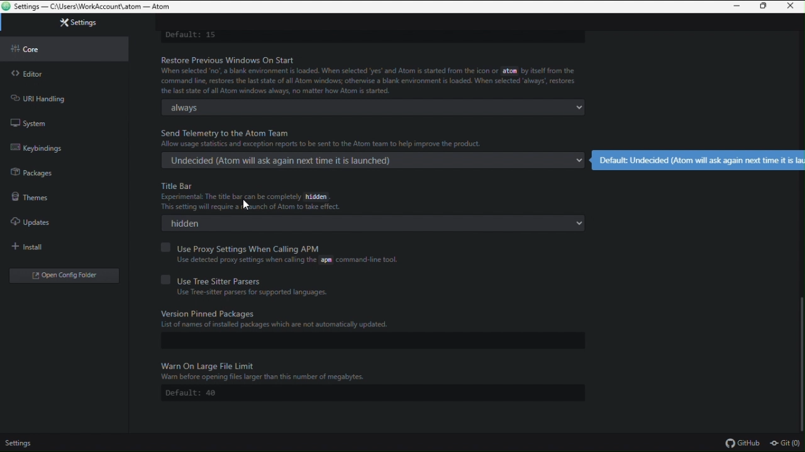  What do you see at coordinates (800, 361) in the screenshot?
I see `Scroll bar` at bounding box center [800, 361].